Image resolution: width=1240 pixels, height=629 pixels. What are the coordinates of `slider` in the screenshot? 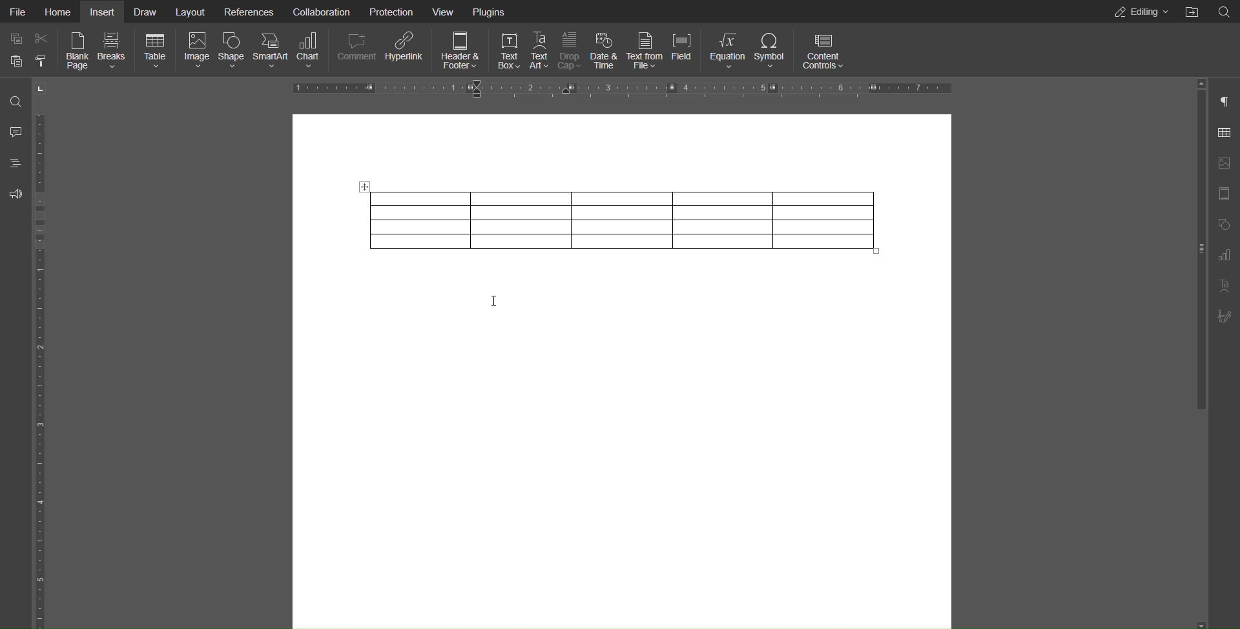 It's located at (1191, 254).